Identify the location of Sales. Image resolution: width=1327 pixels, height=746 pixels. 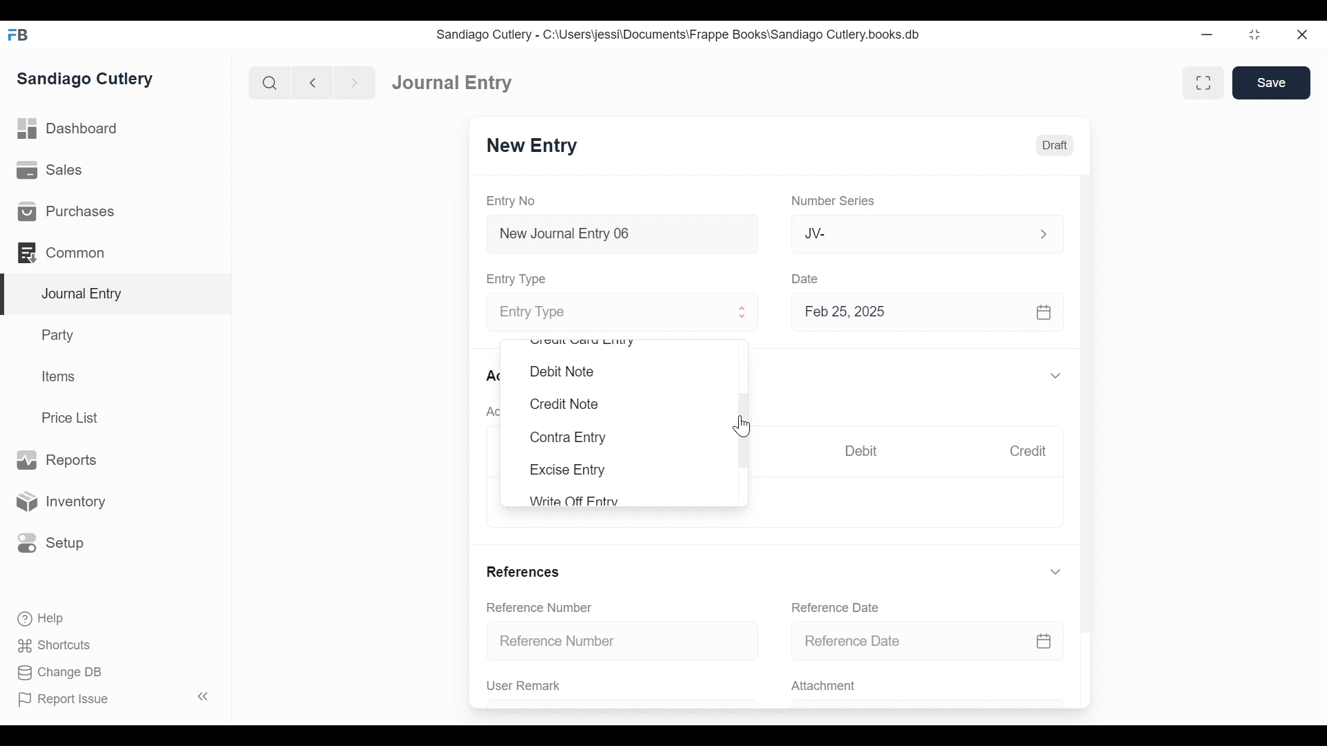
(55, 171).